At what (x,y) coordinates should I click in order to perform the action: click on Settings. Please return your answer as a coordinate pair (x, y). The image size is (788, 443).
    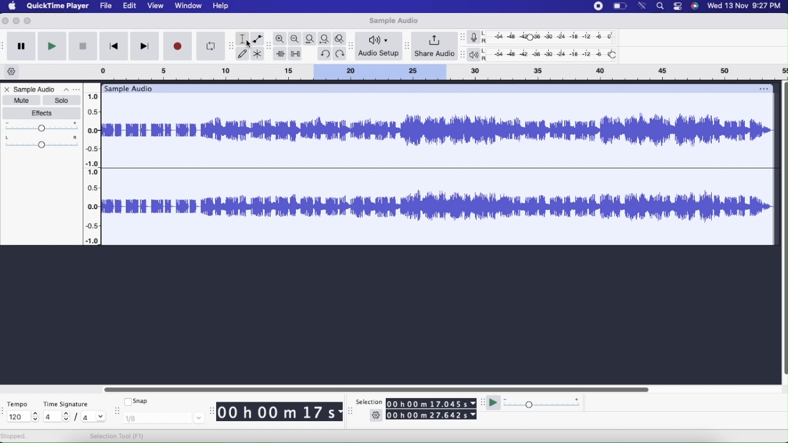
    Looking at the image, I should click on (376, 416).